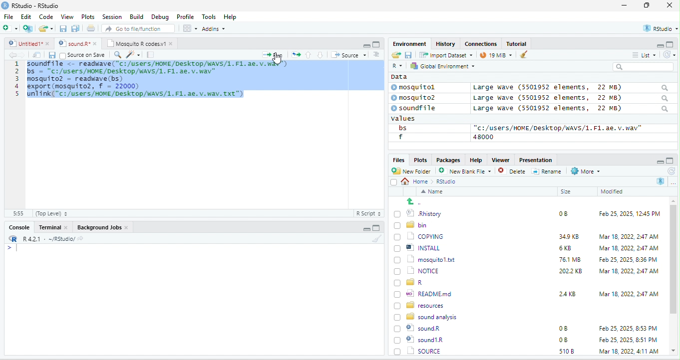 The width and height of the screenshot is (680, 360). Describe the element at coordinates (420, 329) in the screenshot. I see `© sound1R` at that location.